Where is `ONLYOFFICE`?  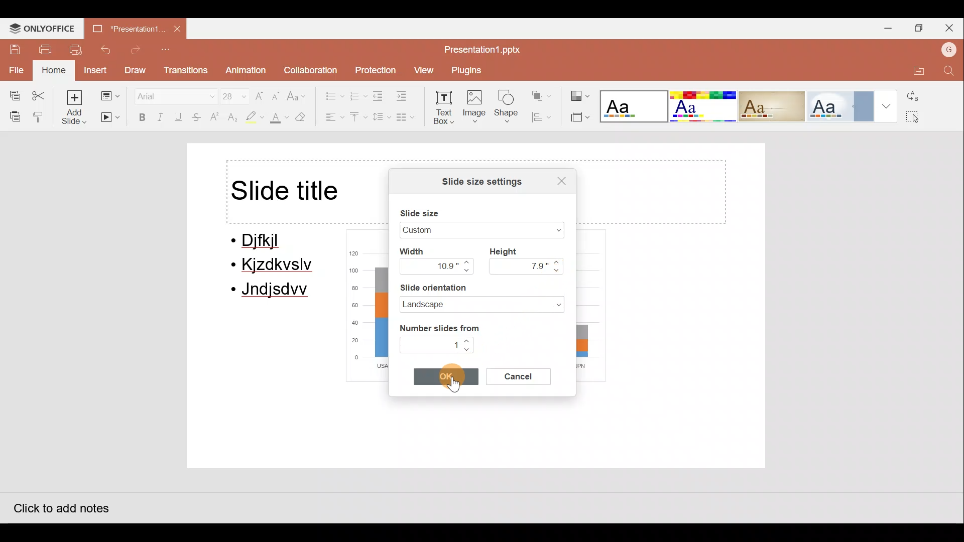 ONLYOFFICE is located at coordinates (43, 28).